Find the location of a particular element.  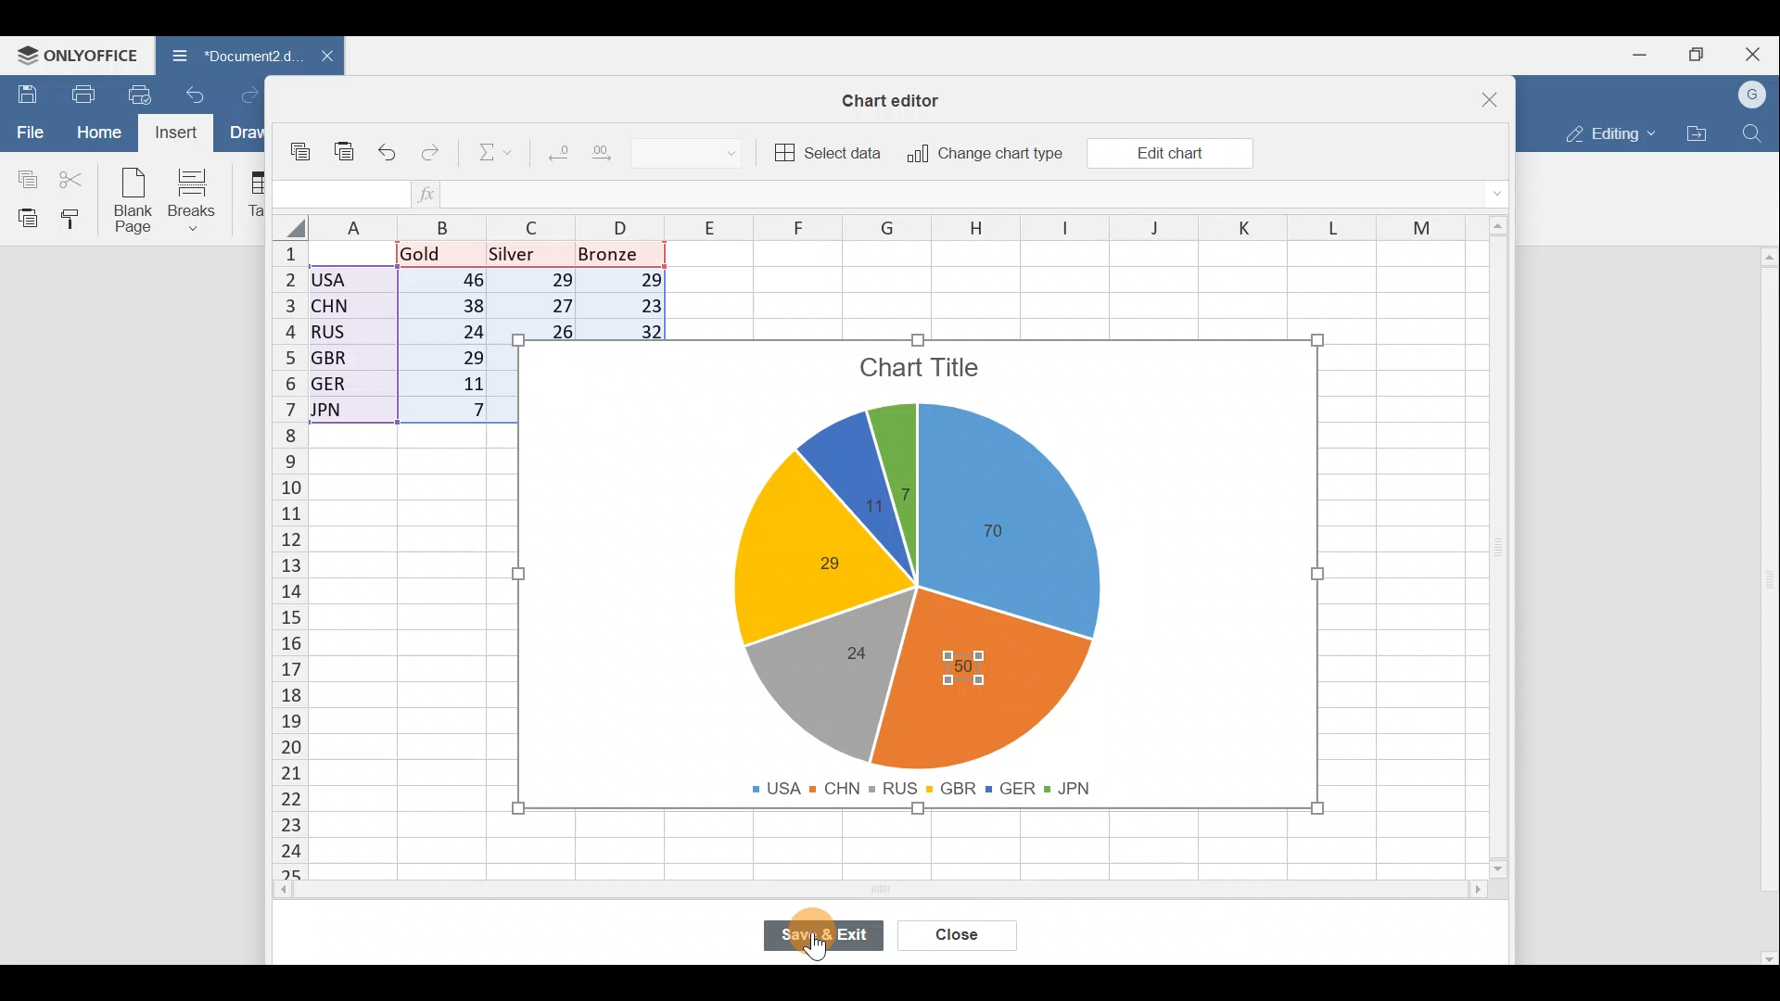

Print file is located at coordinates (82, 93).